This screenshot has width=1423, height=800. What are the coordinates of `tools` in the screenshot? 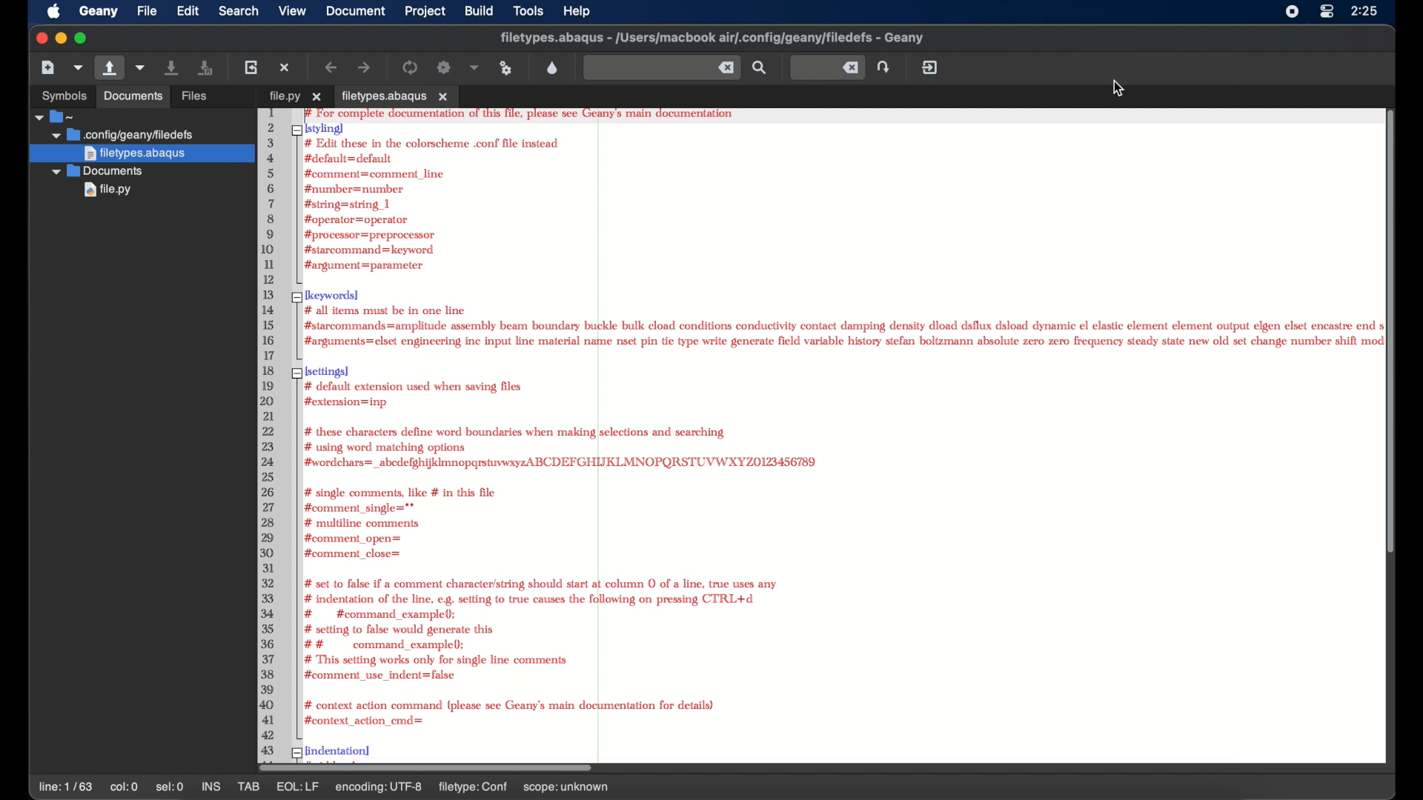 It's located at (528, 10).